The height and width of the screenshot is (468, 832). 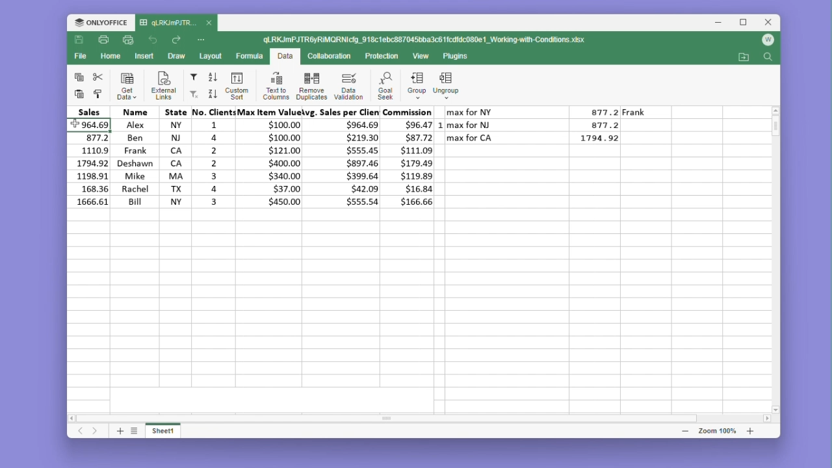 What do you see at coordinates (398, 420) in the screenshot?
I see `scroll bar` at bounding box center [398, 420].